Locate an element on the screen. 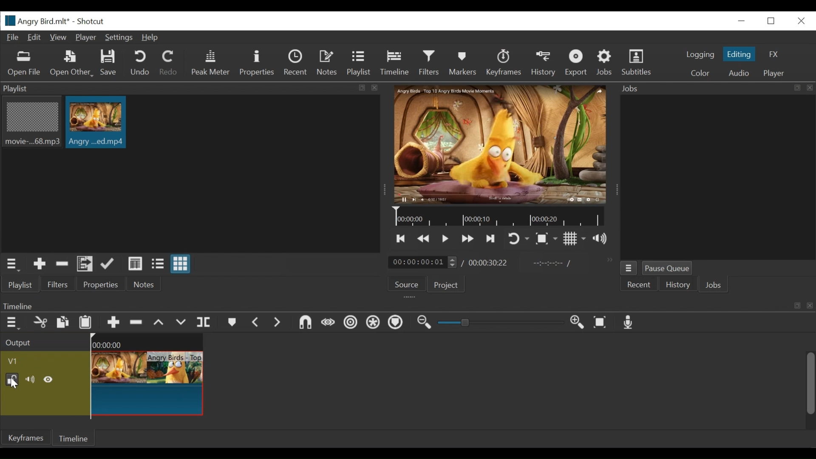  Subtitles is located at coordinates (639, 64).